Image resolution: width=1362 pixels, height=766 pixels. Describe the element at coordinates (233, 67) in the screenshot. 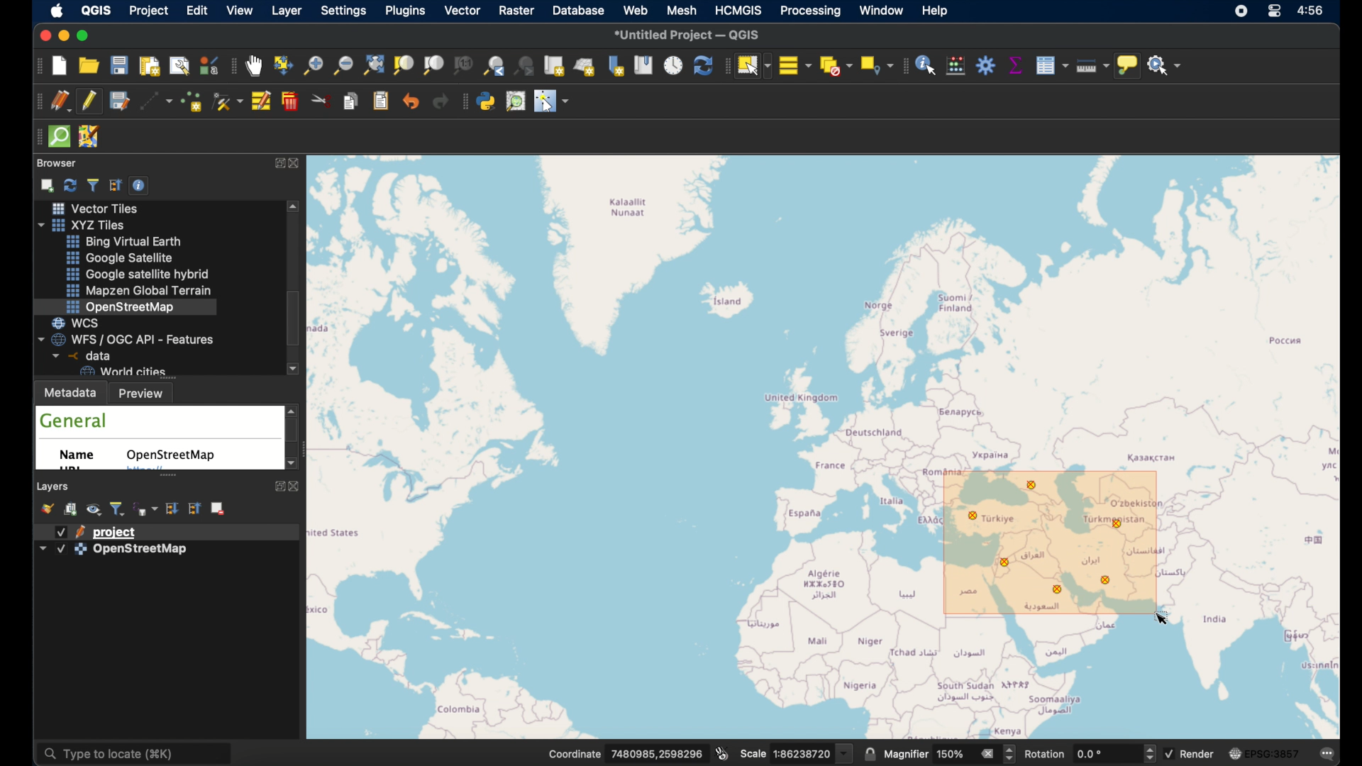

I see `map navigation toolbar` at that location.